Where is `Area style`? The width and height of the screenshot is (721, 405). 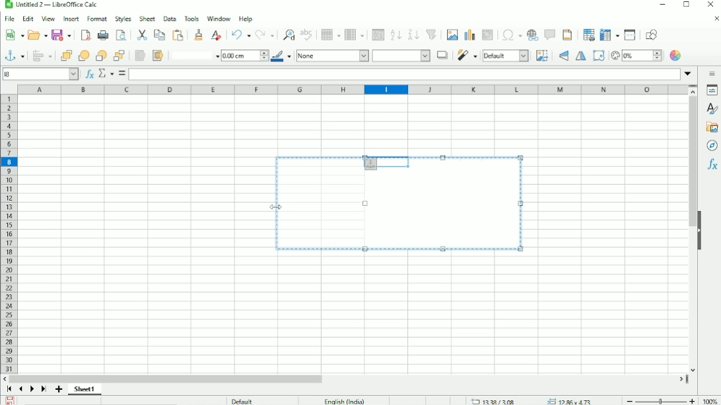
Area style is located at coordinates (363, 56).